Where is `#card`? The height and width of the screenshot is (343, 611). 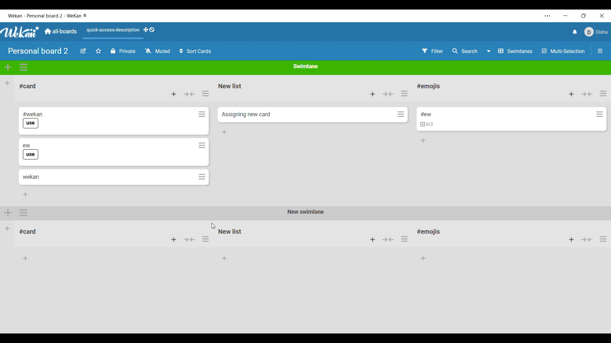 #card is located at coordinates (32, 233).